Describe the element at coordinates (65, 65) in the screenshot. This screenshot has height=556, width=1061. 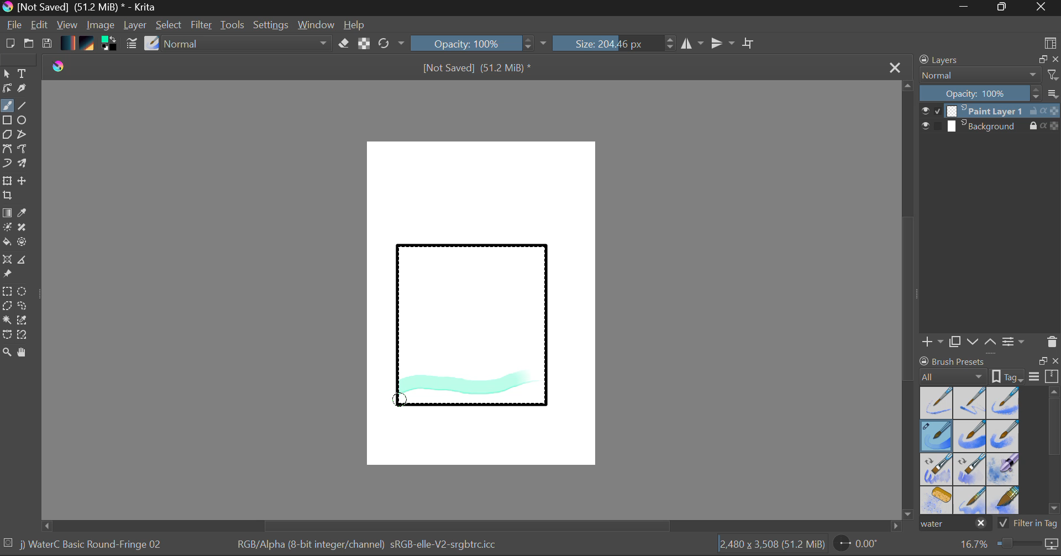
I see `logo` at that location.